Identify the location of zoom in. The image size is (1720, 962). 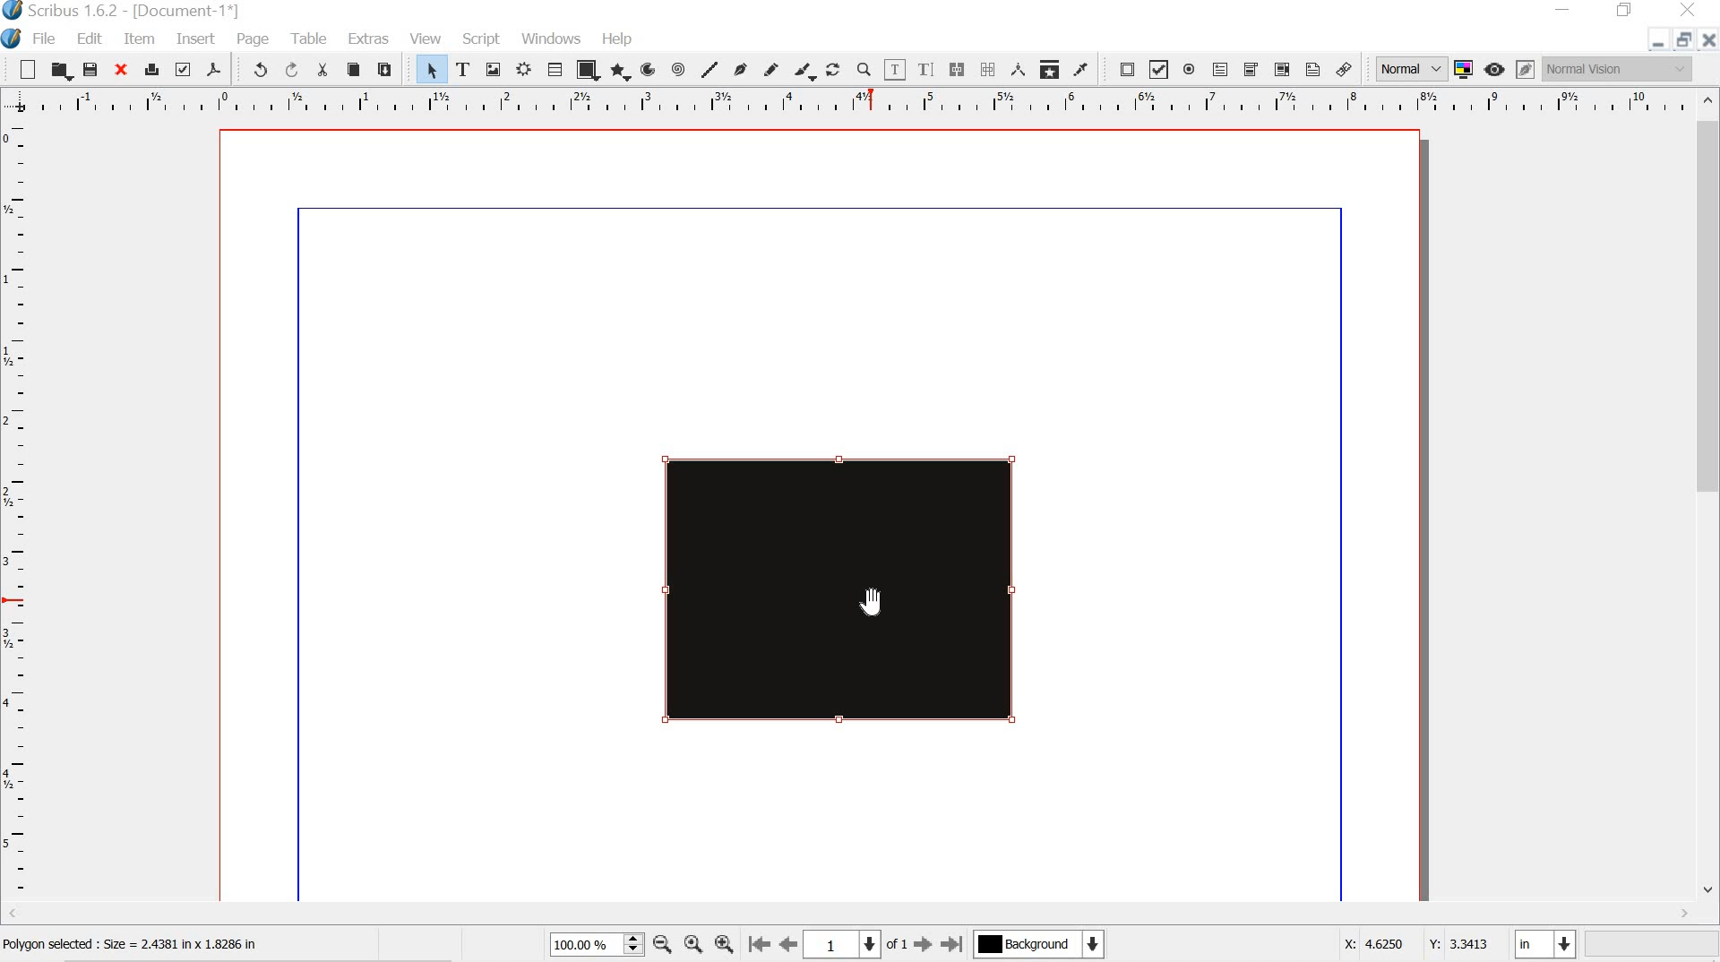
(722, 947).